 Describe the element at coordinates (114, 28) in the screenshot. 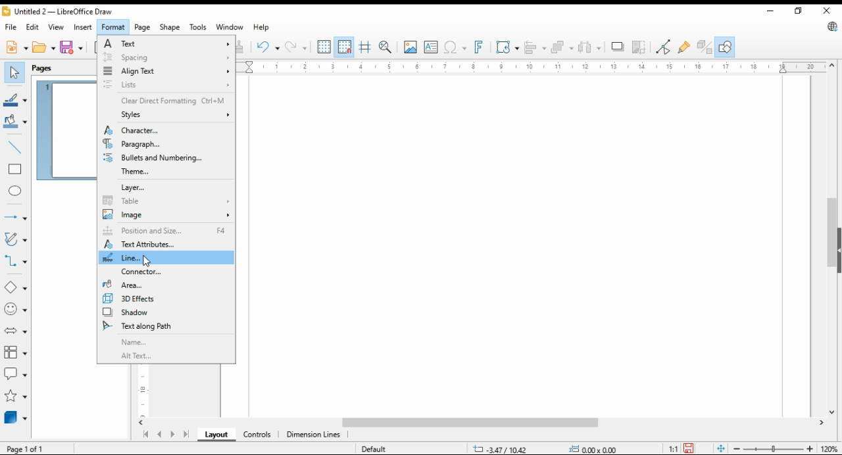

I see `format` at that location.